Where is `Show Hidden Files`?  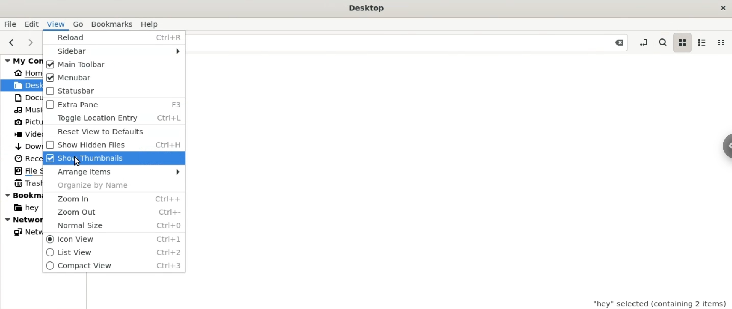
Show Hidden Files is located at coordinates (114, 143).